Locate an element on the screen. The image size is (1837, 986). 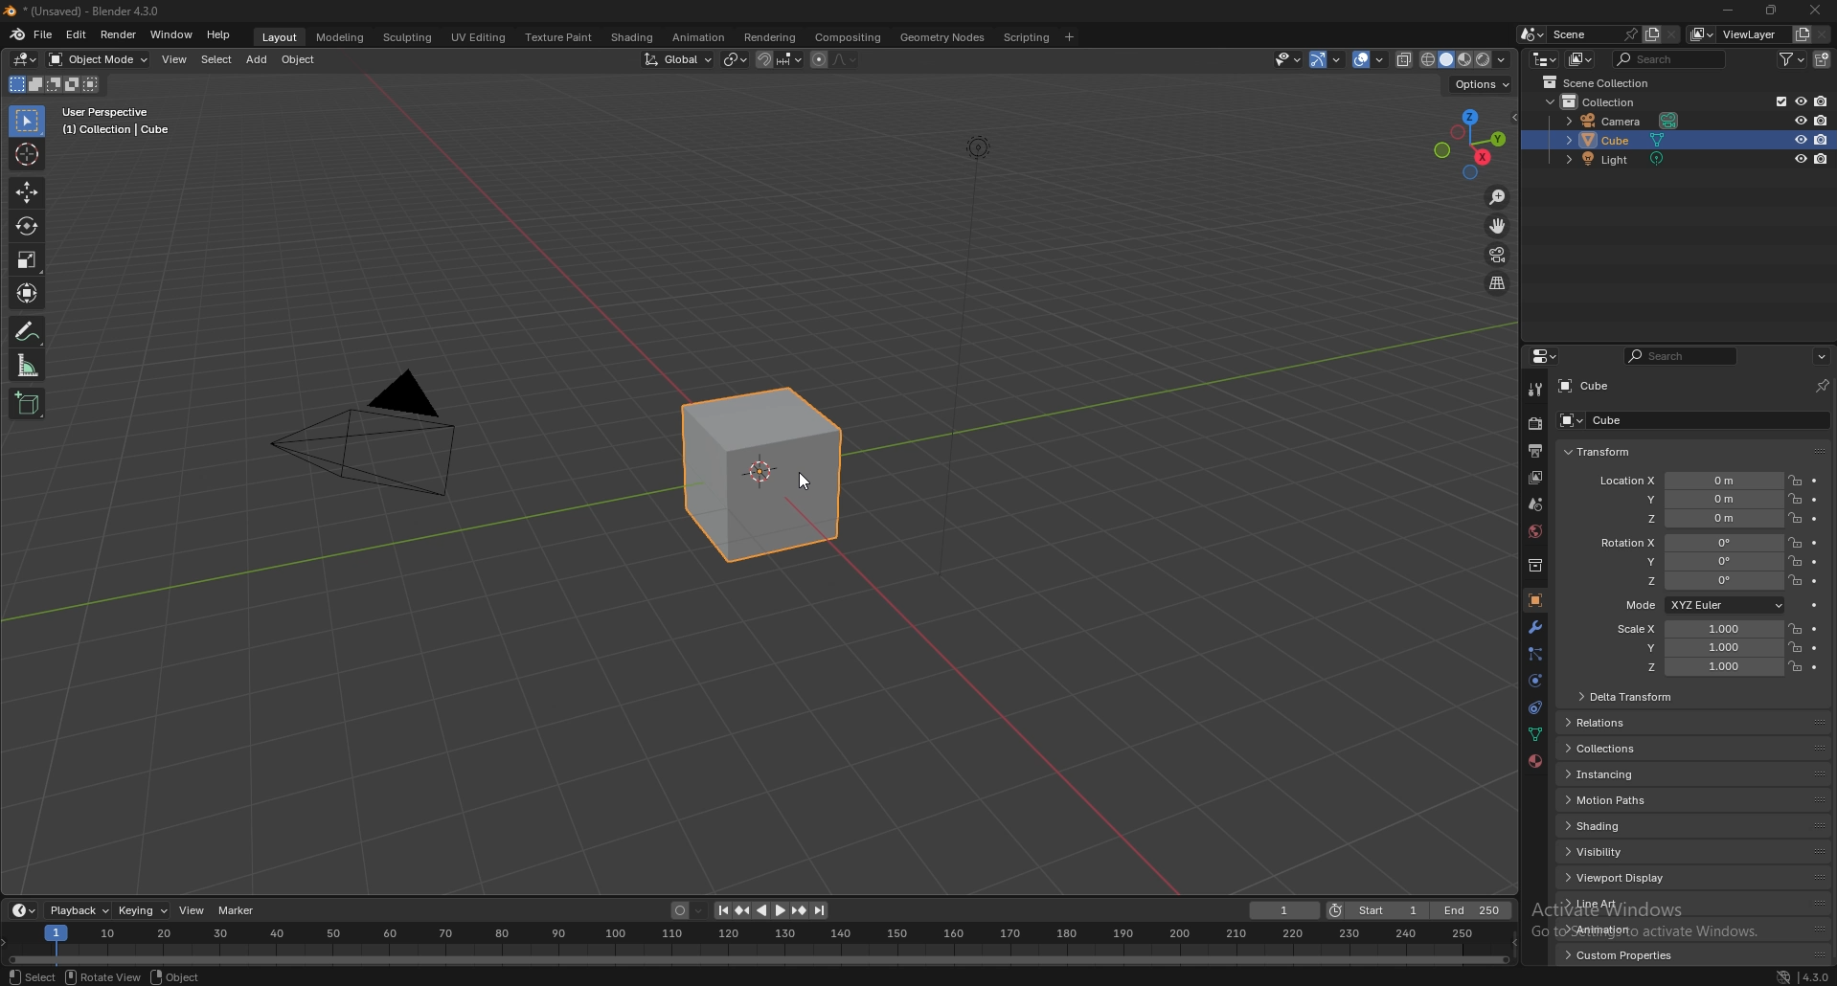
add workspace is located at coordinates (1068, 37).